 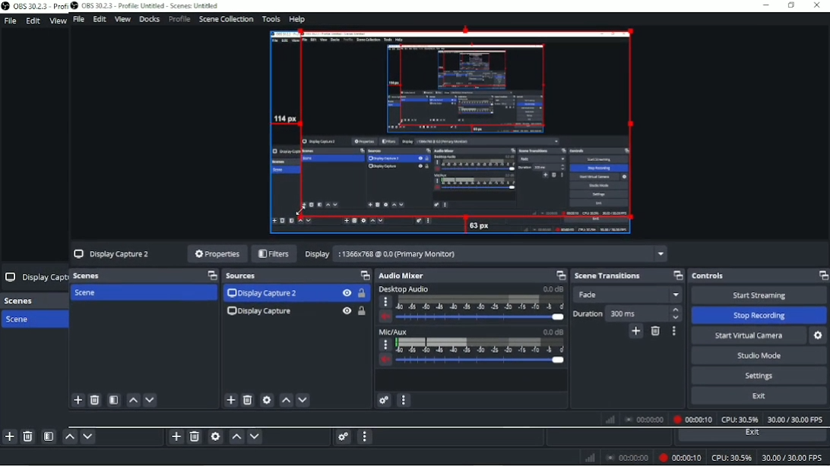 What do you see at coordinates (255, 437) in the screenshot?
I see `Move source(s) down` at bounding box center [255, 437].